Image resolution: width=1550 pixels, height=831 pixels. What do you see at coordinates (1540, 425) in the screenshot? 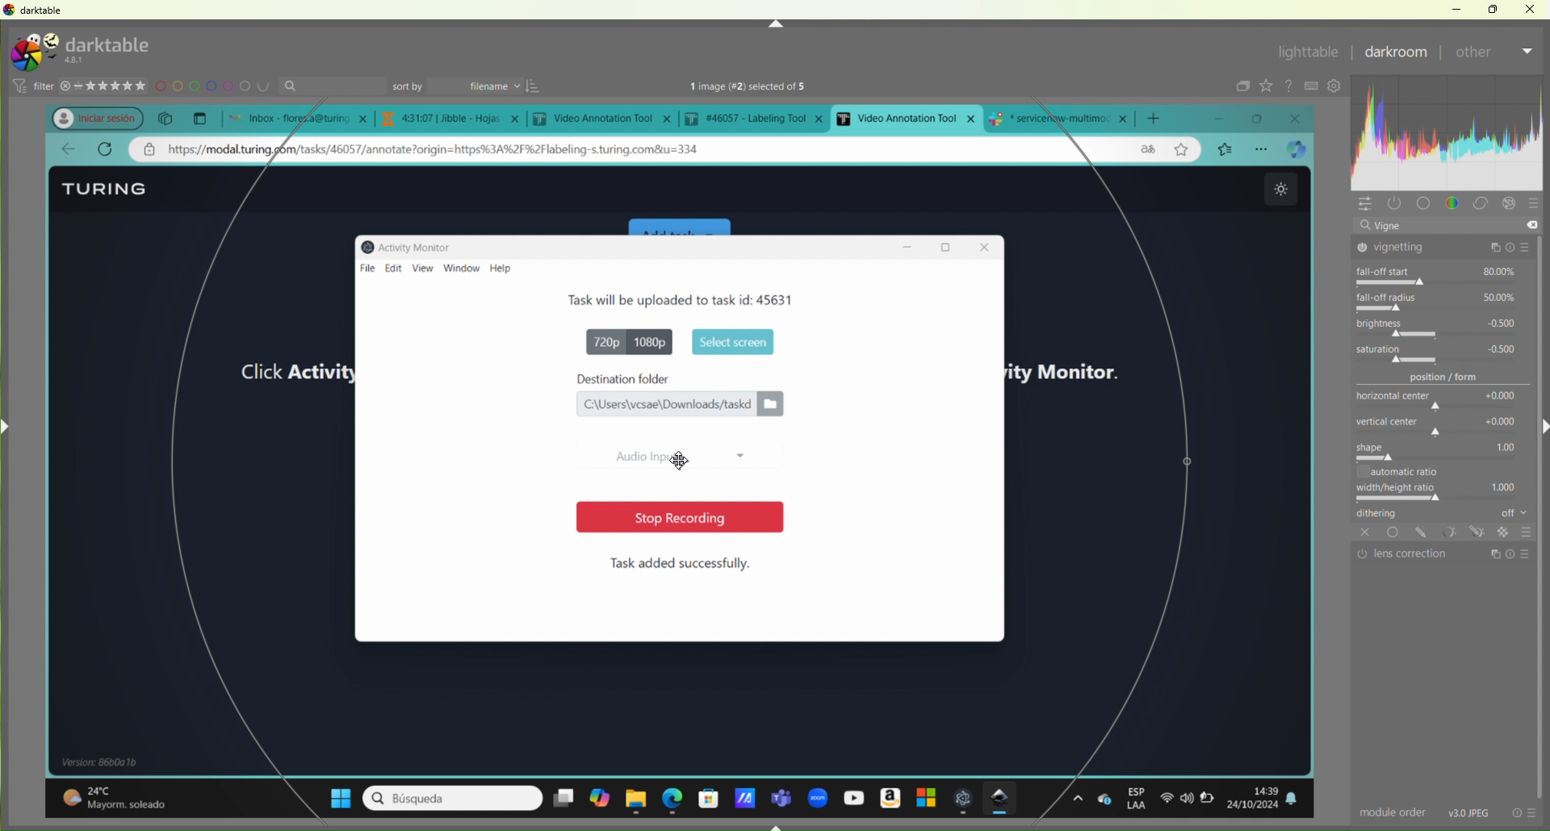
I see `Right` at bounding box center [1540, 425].